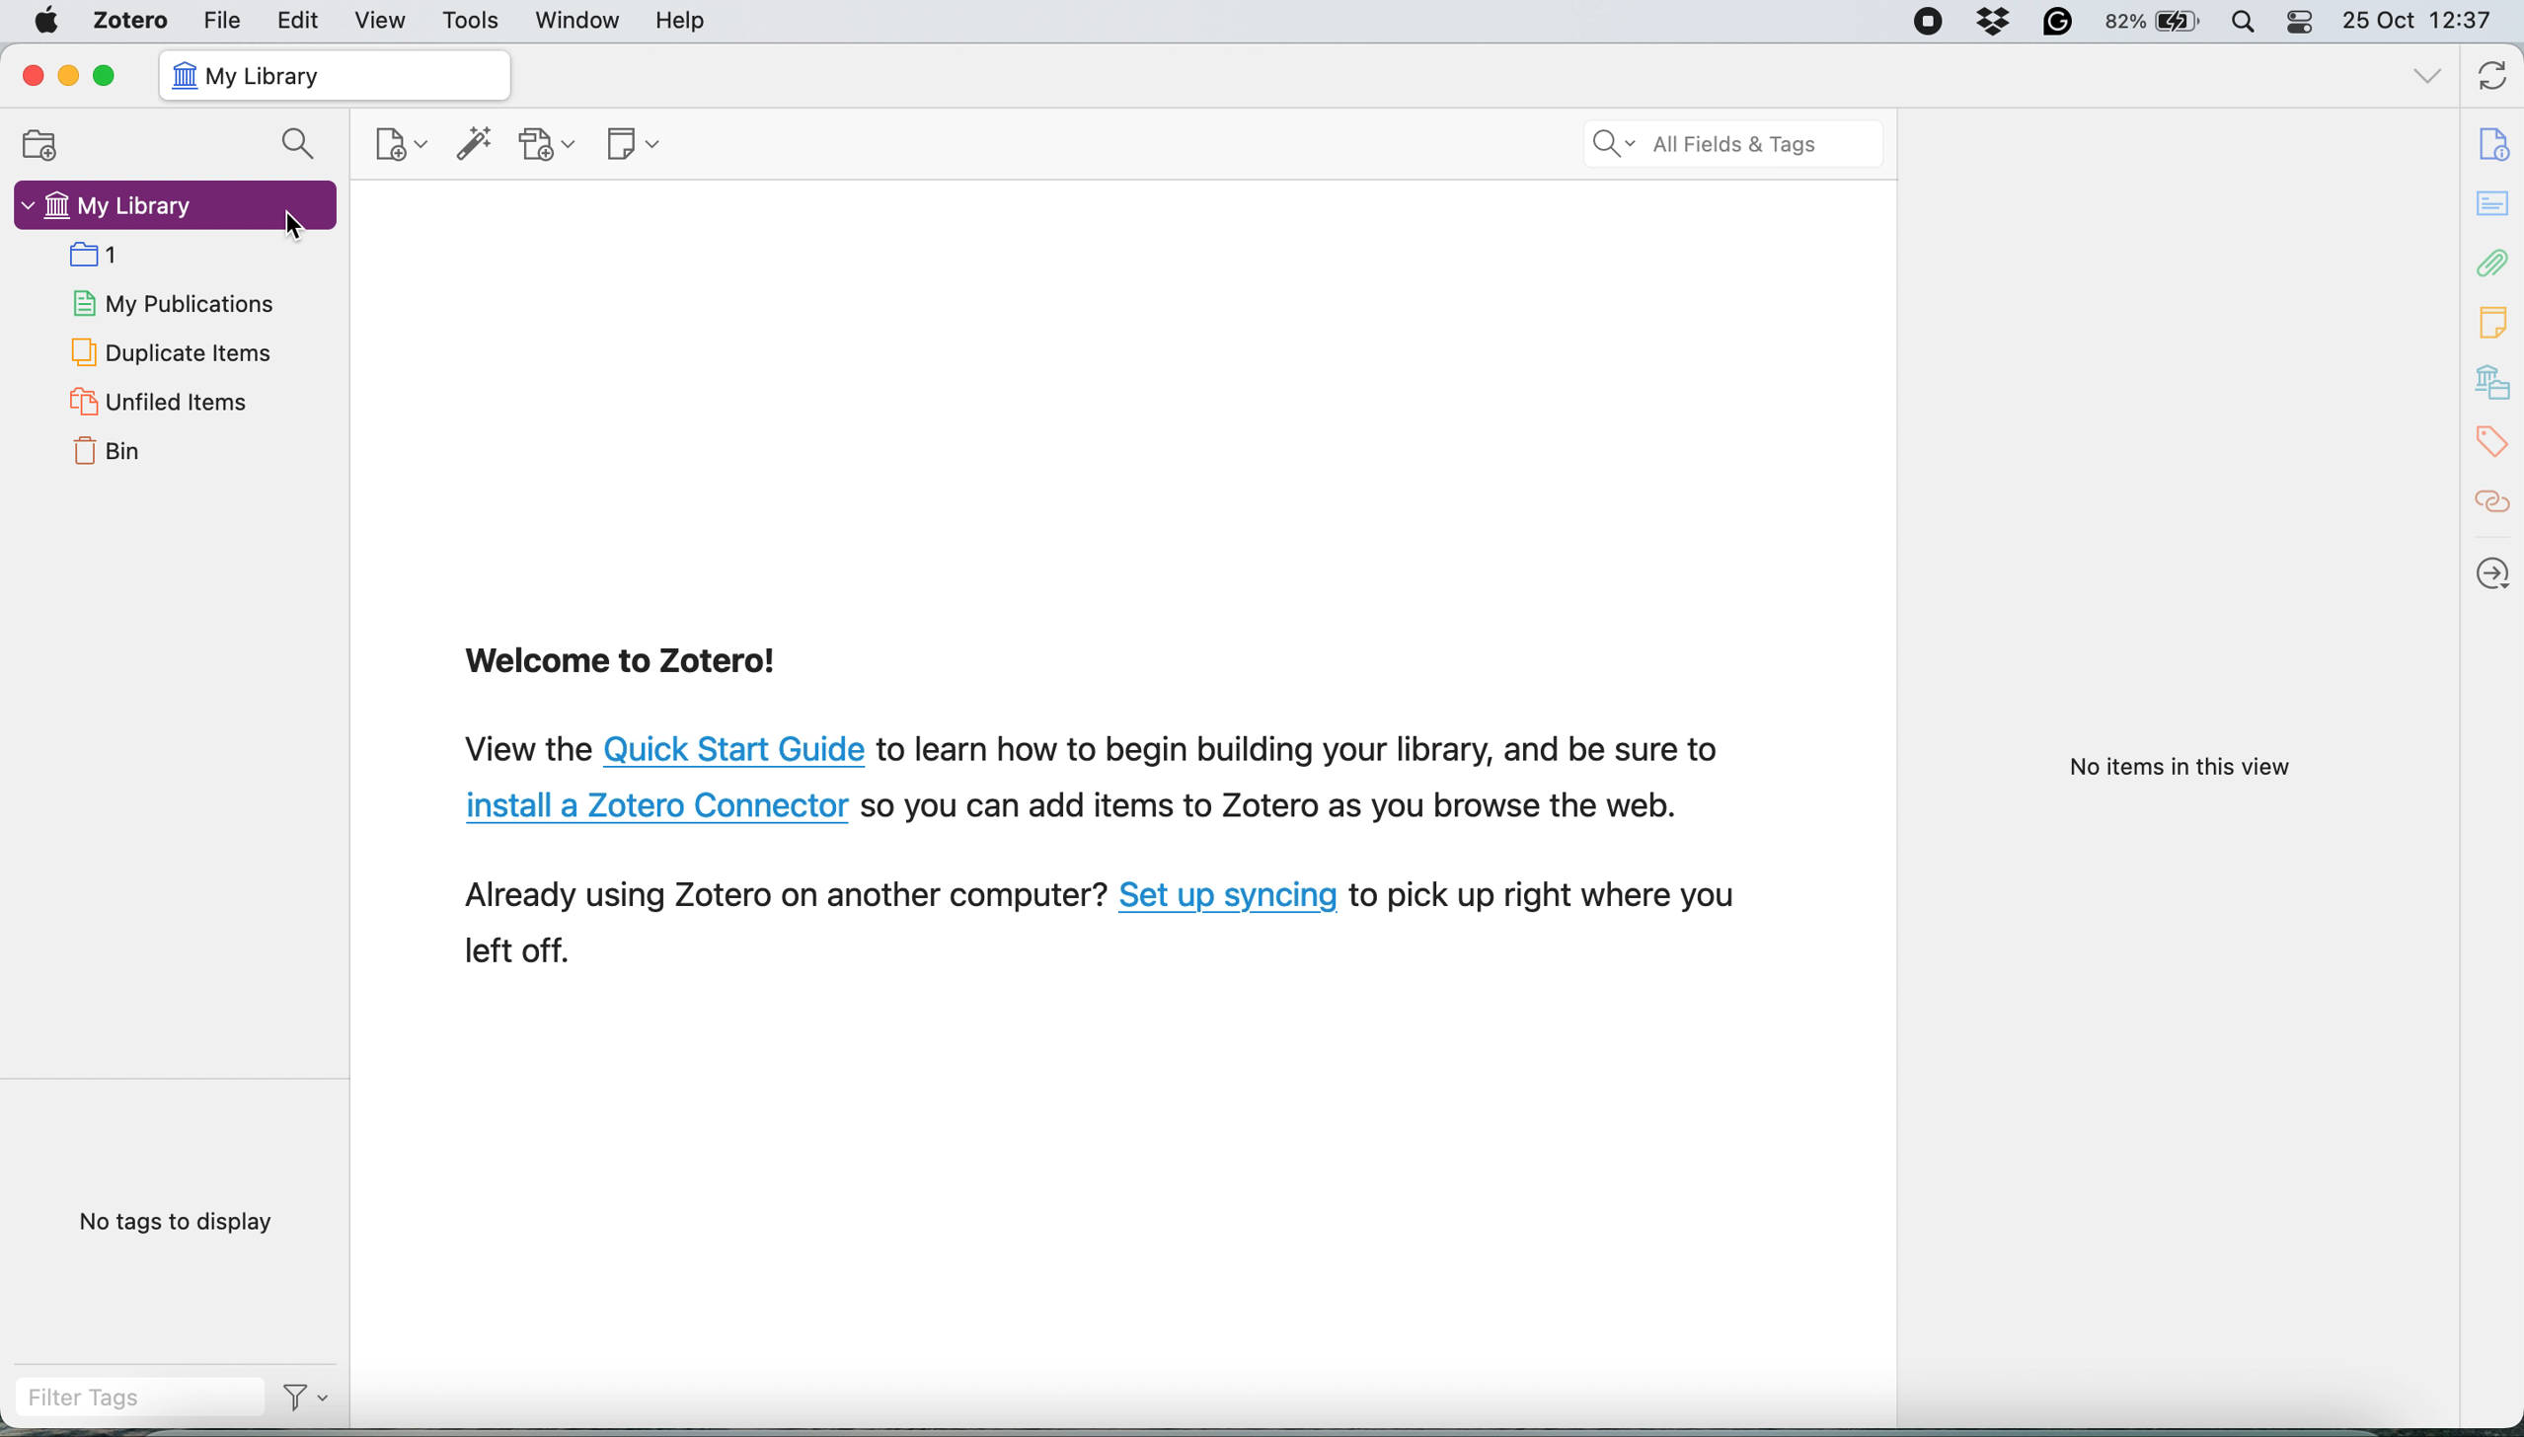  I want to click on View the Quick Start Guide to learn how to begin building your library, and be sure to install a Zotero Connector so you can add items to Zotero as you browse the web. Already using Zotero on another computer? Set up syncing to pick up right where you left off., so click(1112, 852).